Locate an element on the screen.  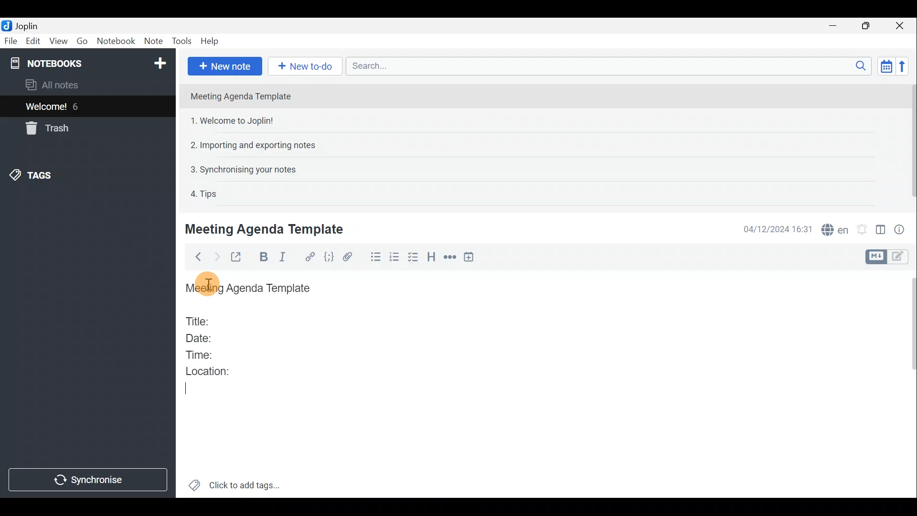
Maximise is located at coordinates (866, 27).